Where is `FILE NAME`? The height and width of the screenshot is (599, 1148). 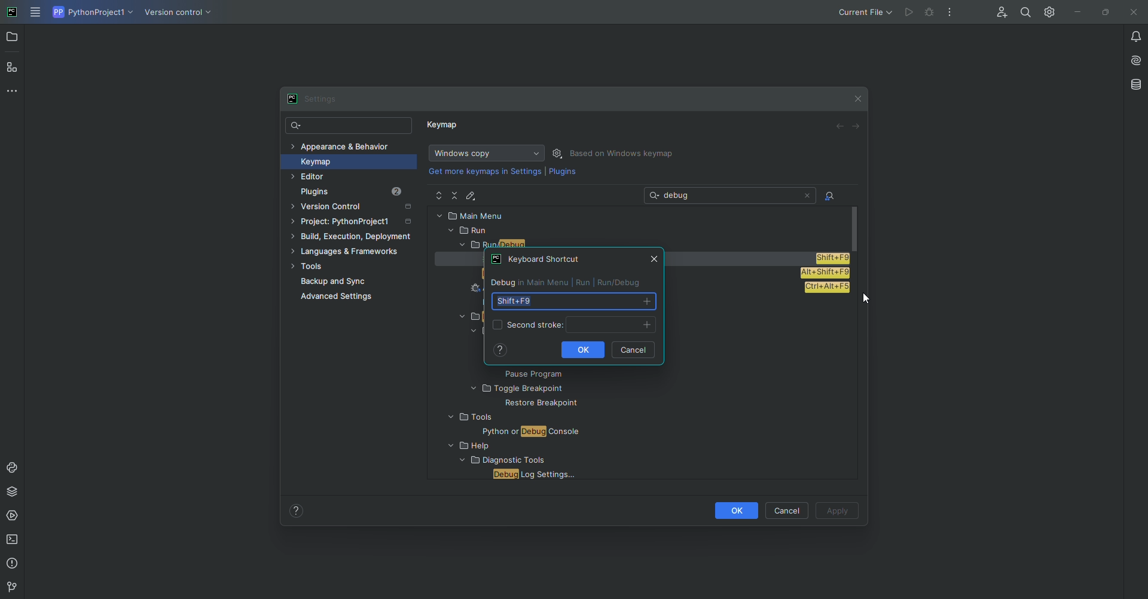 FILE NAME is located at coordinates (510, 432).